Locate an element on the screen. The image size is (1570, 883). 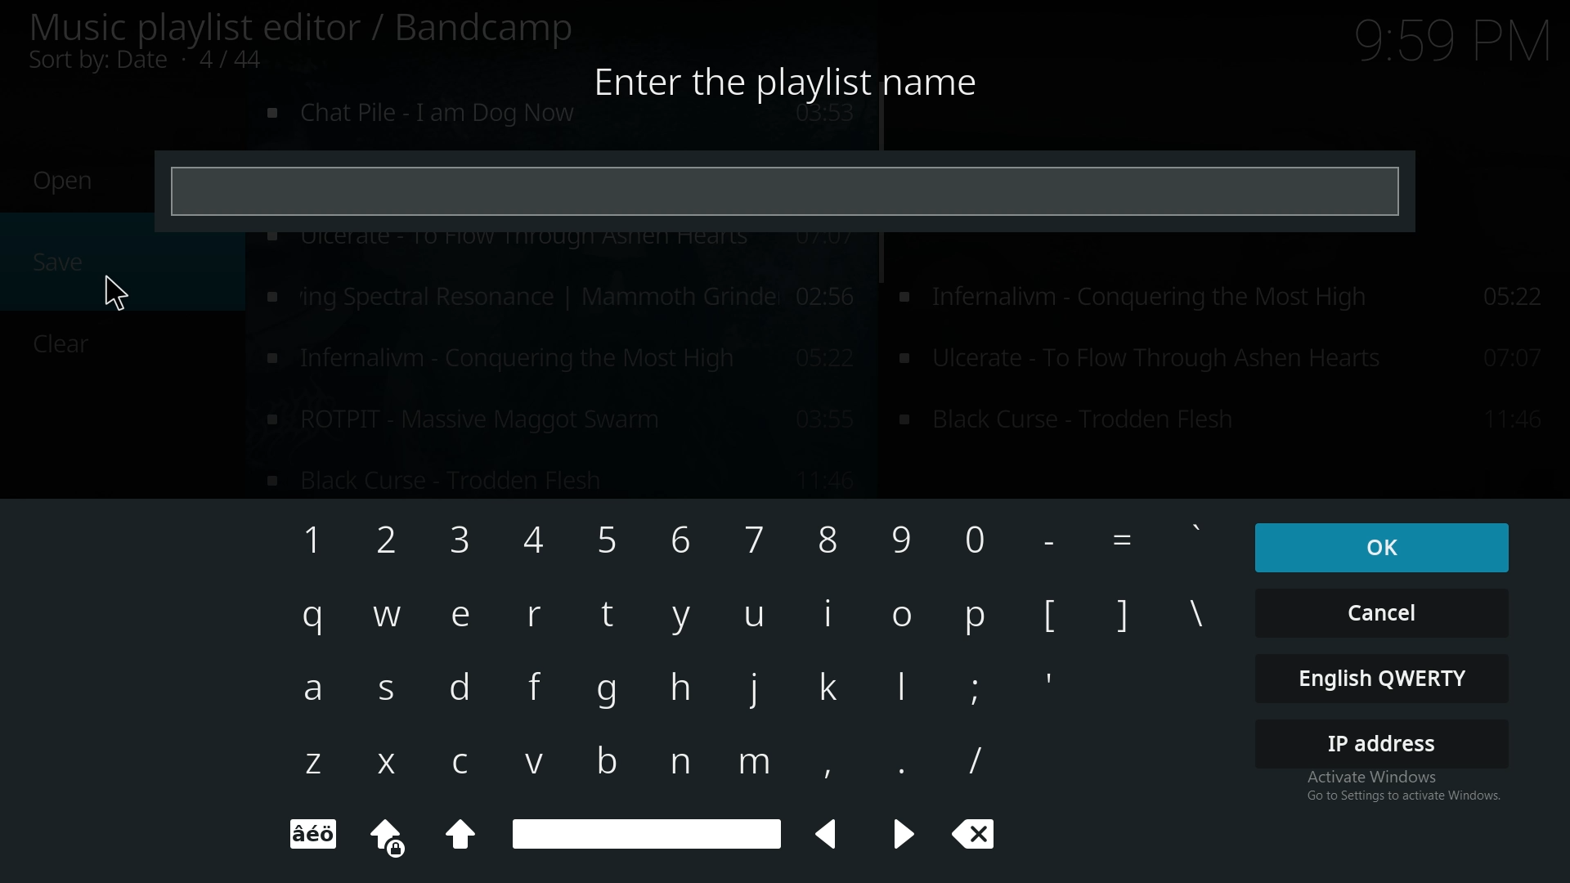
keyboard input is located at coordinates (1206, 622).